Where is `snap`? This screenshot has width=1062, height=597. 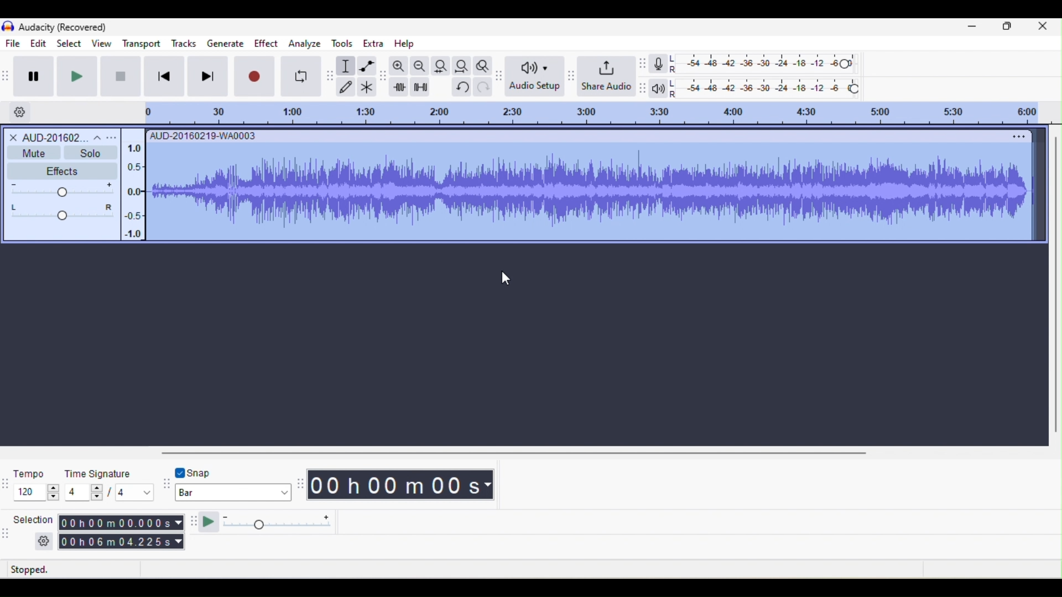
snap is located at coordinates (213, 472).